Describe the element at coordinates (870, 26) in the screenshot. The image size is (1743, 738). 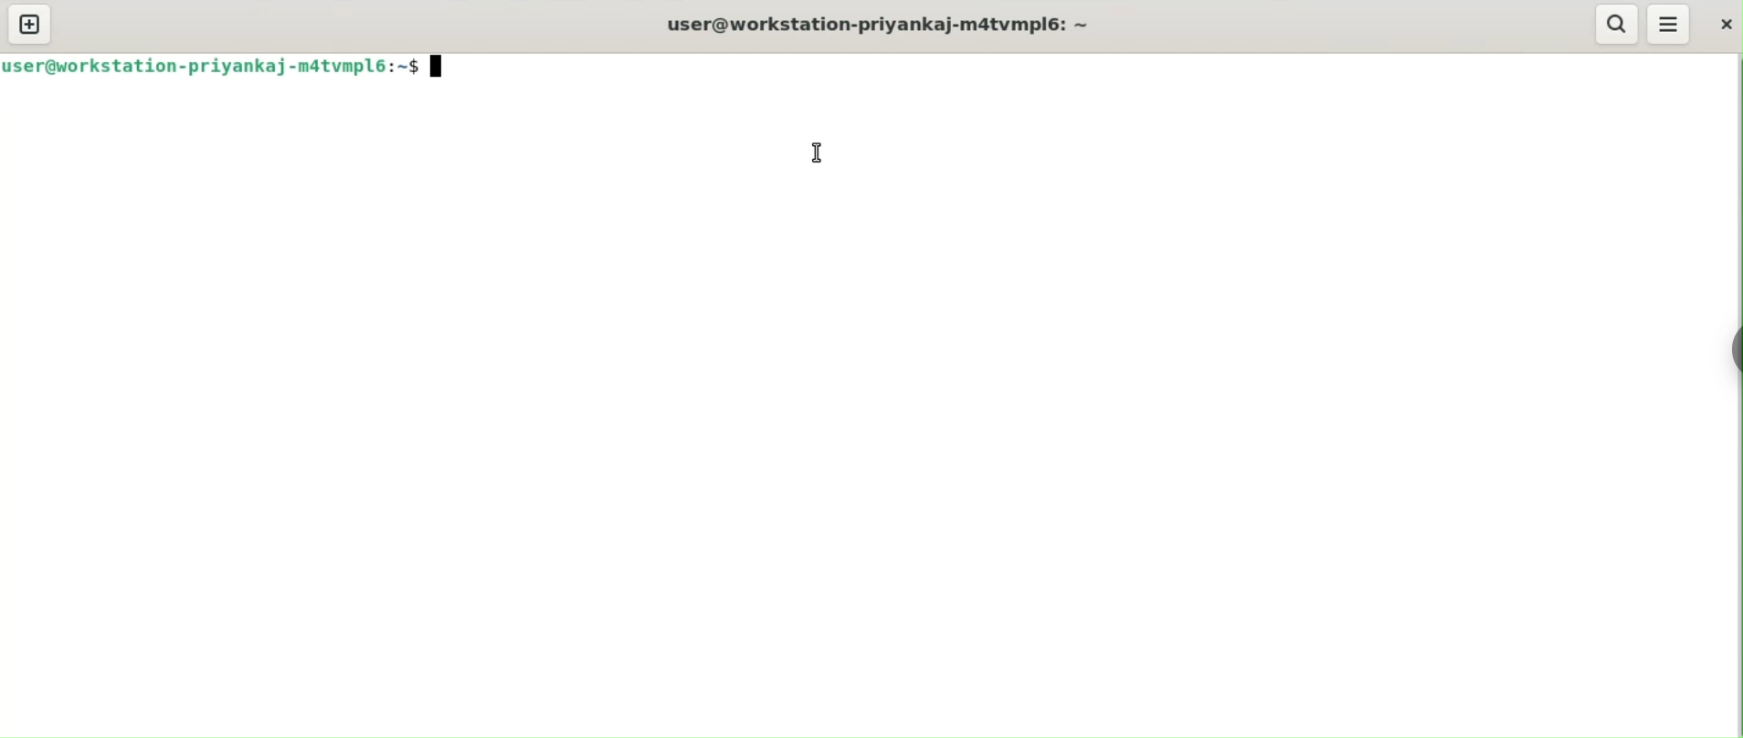
I see `user@workstation-priyankaj-m4atvmpl6: ~` at that location.